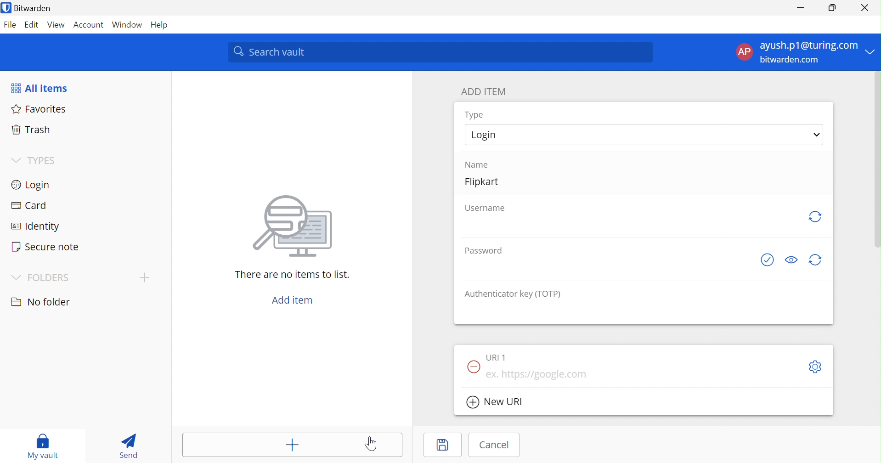 This screenshot has width=881, height=463. What do you see at coordinates (501, 403) in the screenshot?
I see `New URL` at bounding box center [501, 403].